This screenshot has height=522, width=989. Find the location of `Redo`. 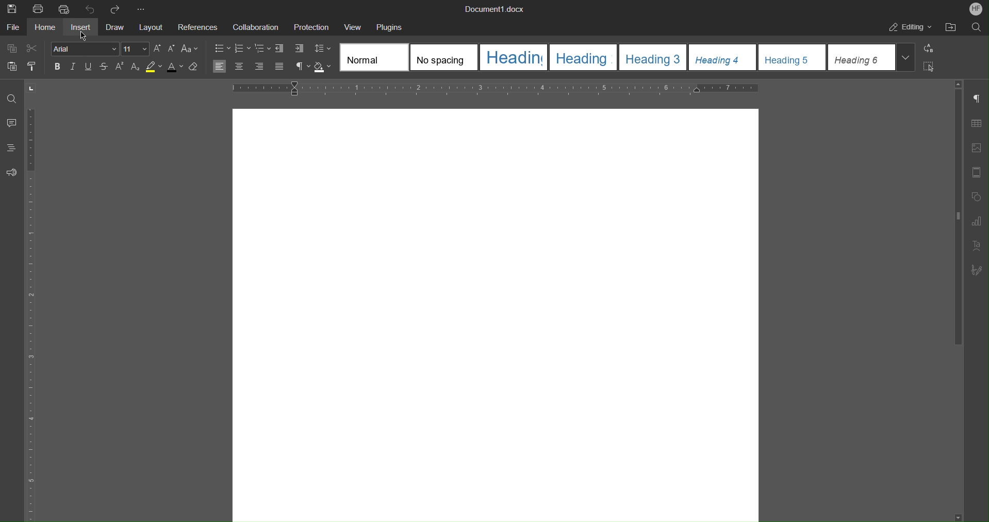

Redo is located at coordinates (116, 8).